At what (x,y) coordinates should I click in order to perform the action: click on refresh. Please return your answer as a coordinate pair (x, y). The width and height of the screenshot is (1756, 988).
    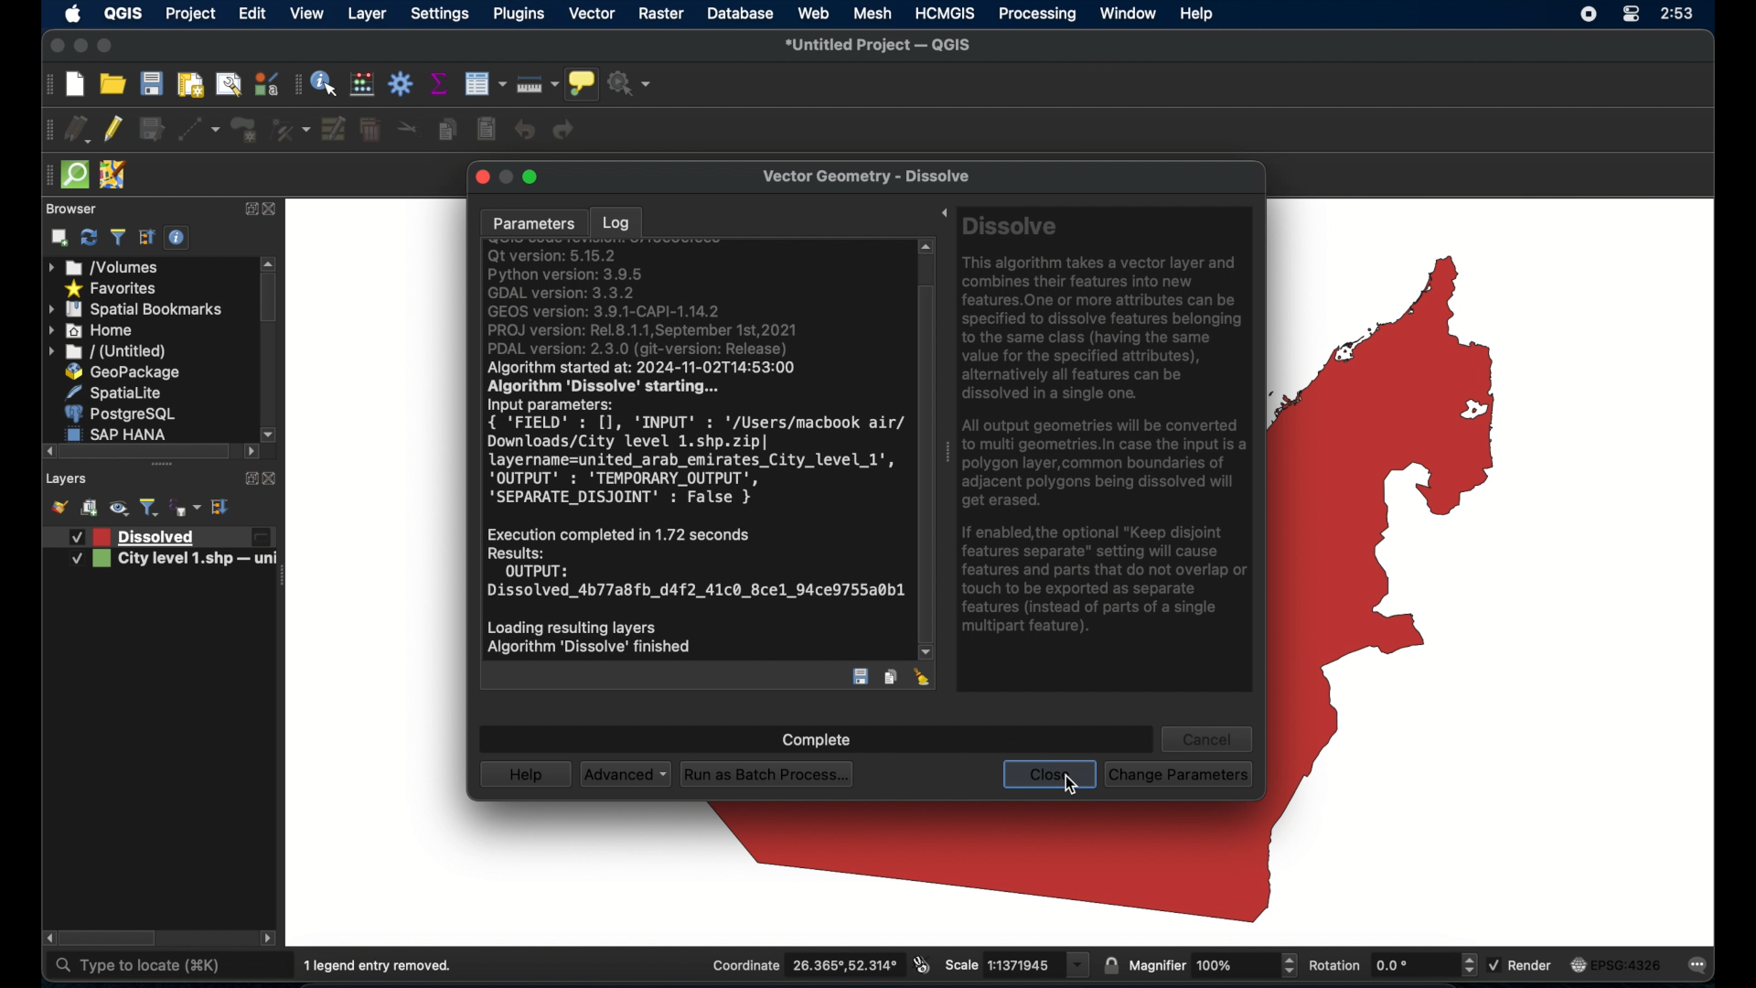
    Looking at the image, I should click on (88, 238).